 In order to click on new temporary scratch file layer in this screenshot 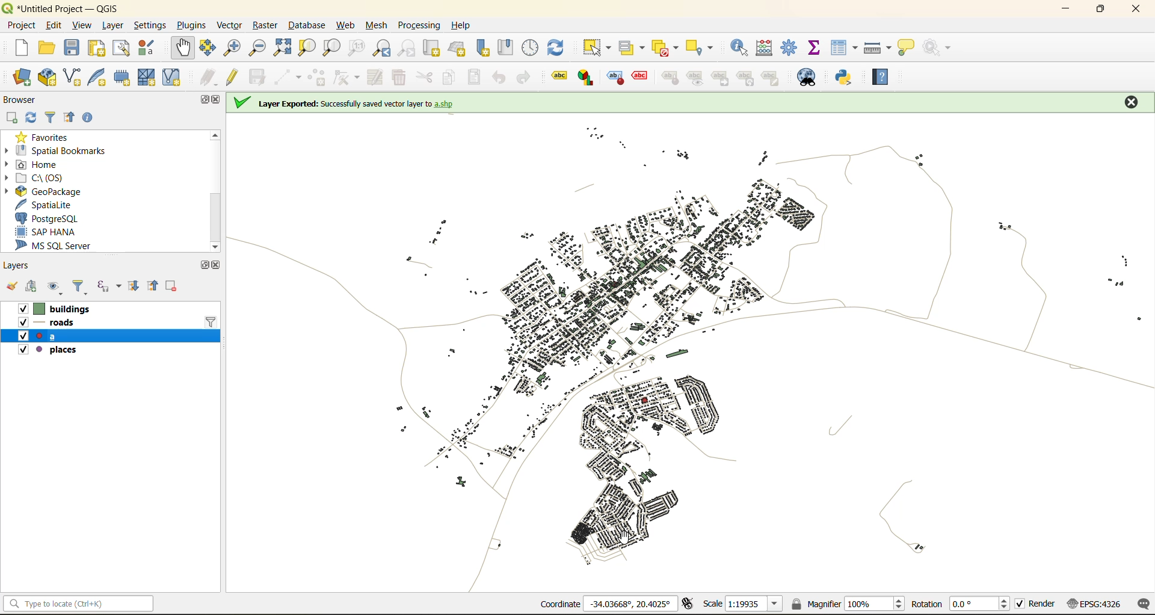, I will do `click(122, 77)`.